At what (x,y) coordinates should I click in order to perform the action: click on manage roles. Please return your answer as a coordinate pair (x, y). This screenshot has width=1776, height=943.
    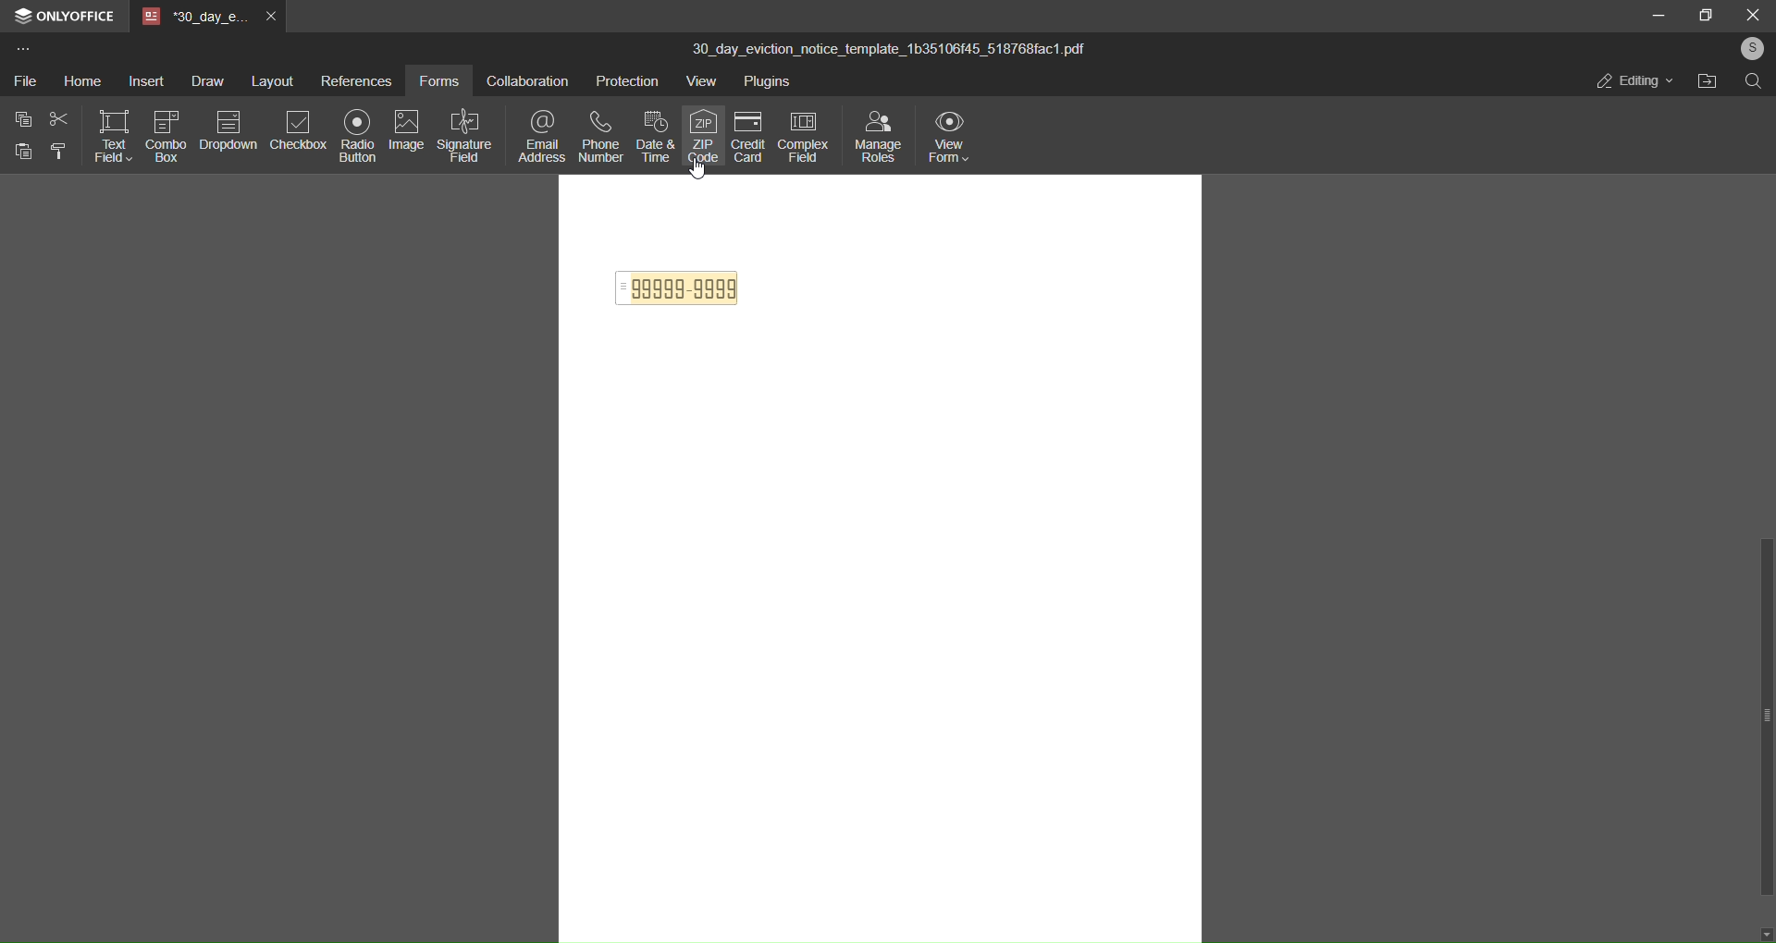
    Looking at the image, I should click on (877, 137).